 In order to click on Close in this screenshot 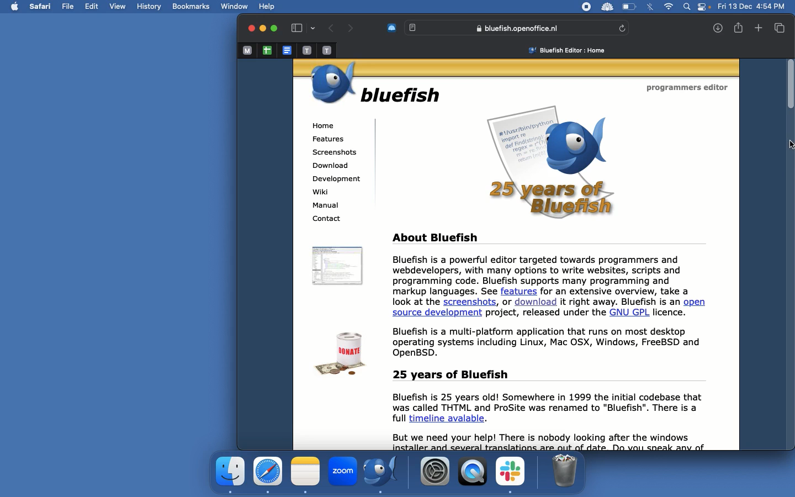, I will do `click(250, 29)`.